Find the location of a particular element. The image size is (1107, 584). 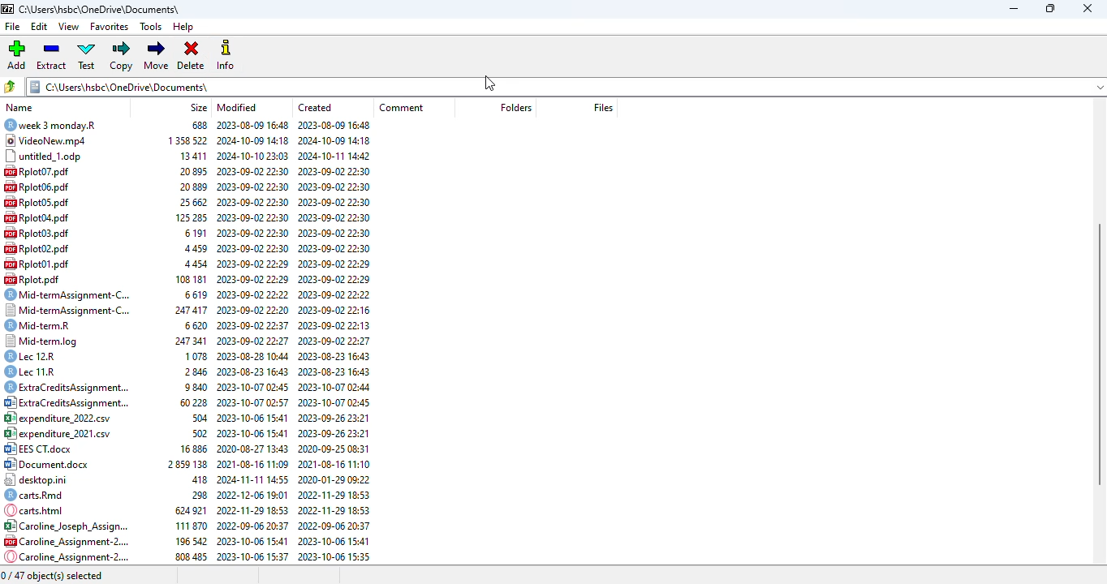

2023-09-02 22:30 is located at coordinates (335, 171).